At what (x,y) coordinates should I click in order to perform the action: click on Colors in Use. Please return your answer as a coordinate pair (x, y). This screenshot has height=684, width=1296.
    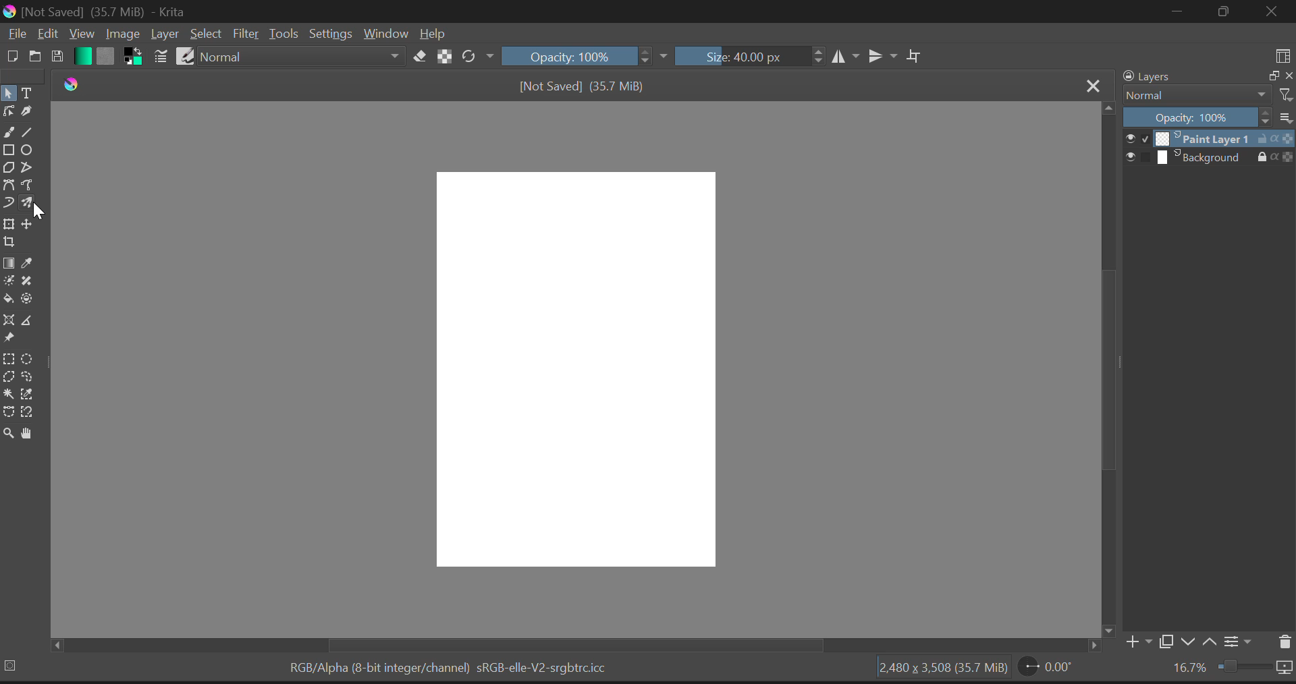
    Looking at the image, I should click on (132, 56).